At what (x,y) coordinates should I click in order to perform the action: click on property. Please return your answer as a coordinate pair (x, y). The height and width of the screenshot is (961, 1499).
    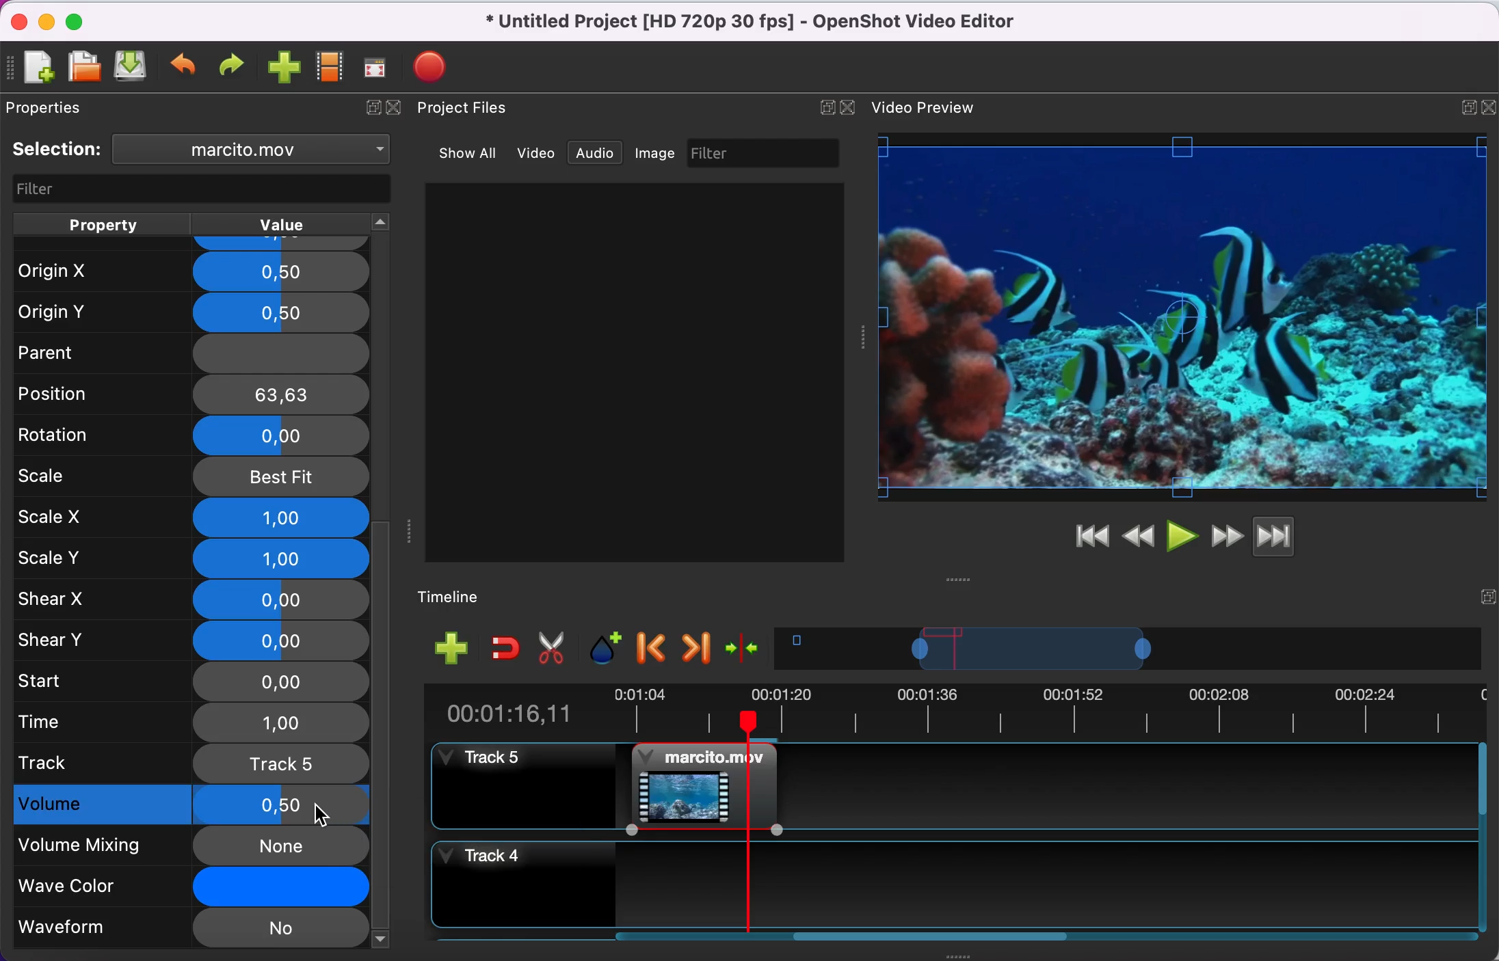
    Looking at the image, I should click on (103, 223).